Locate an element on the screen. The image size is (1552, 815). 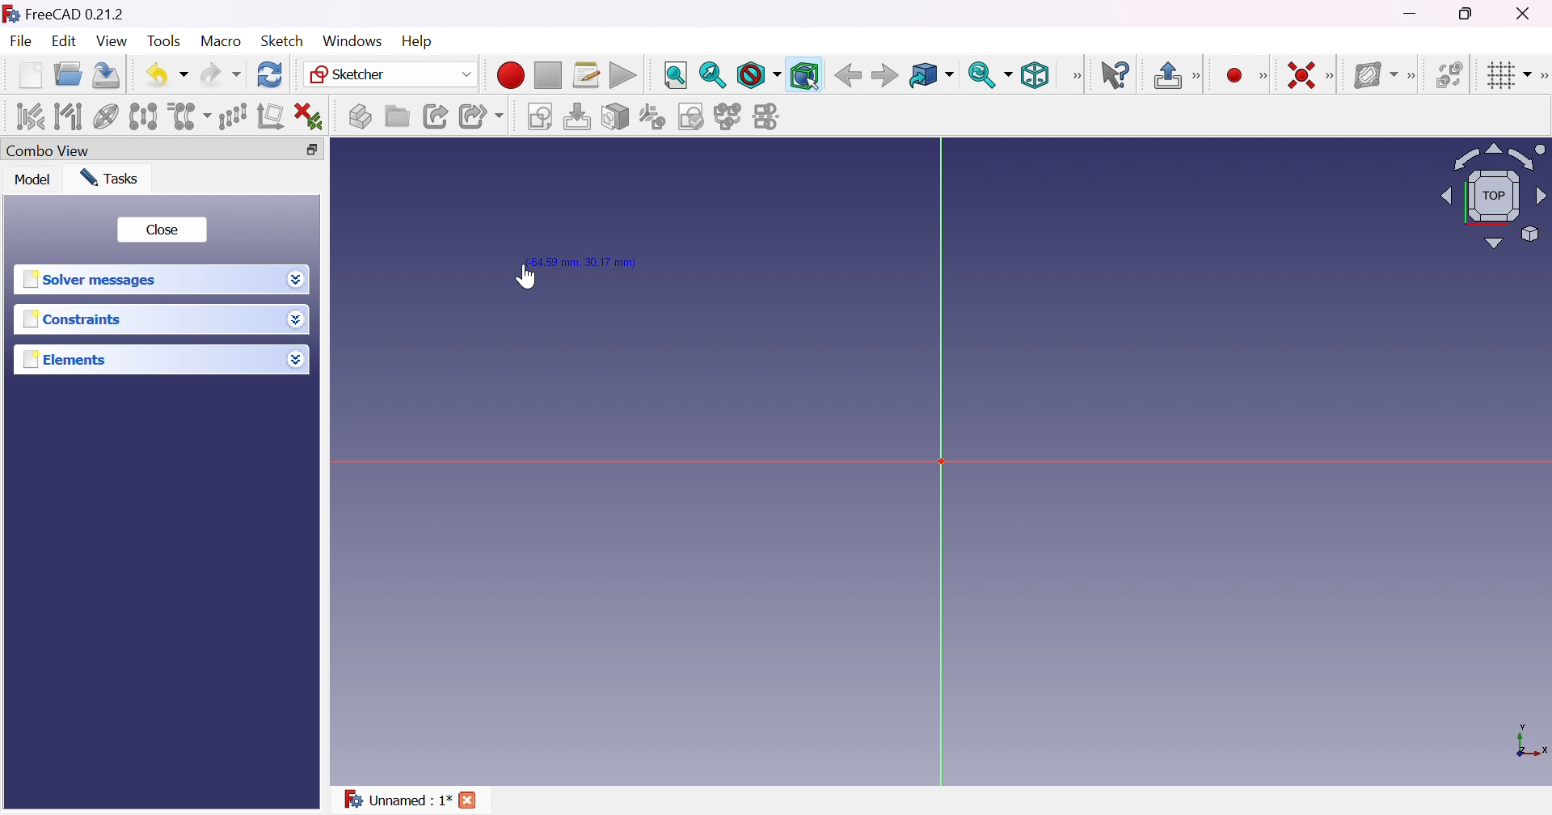
FreeCAD 0.21.2 is located at coordinates (74, 14).